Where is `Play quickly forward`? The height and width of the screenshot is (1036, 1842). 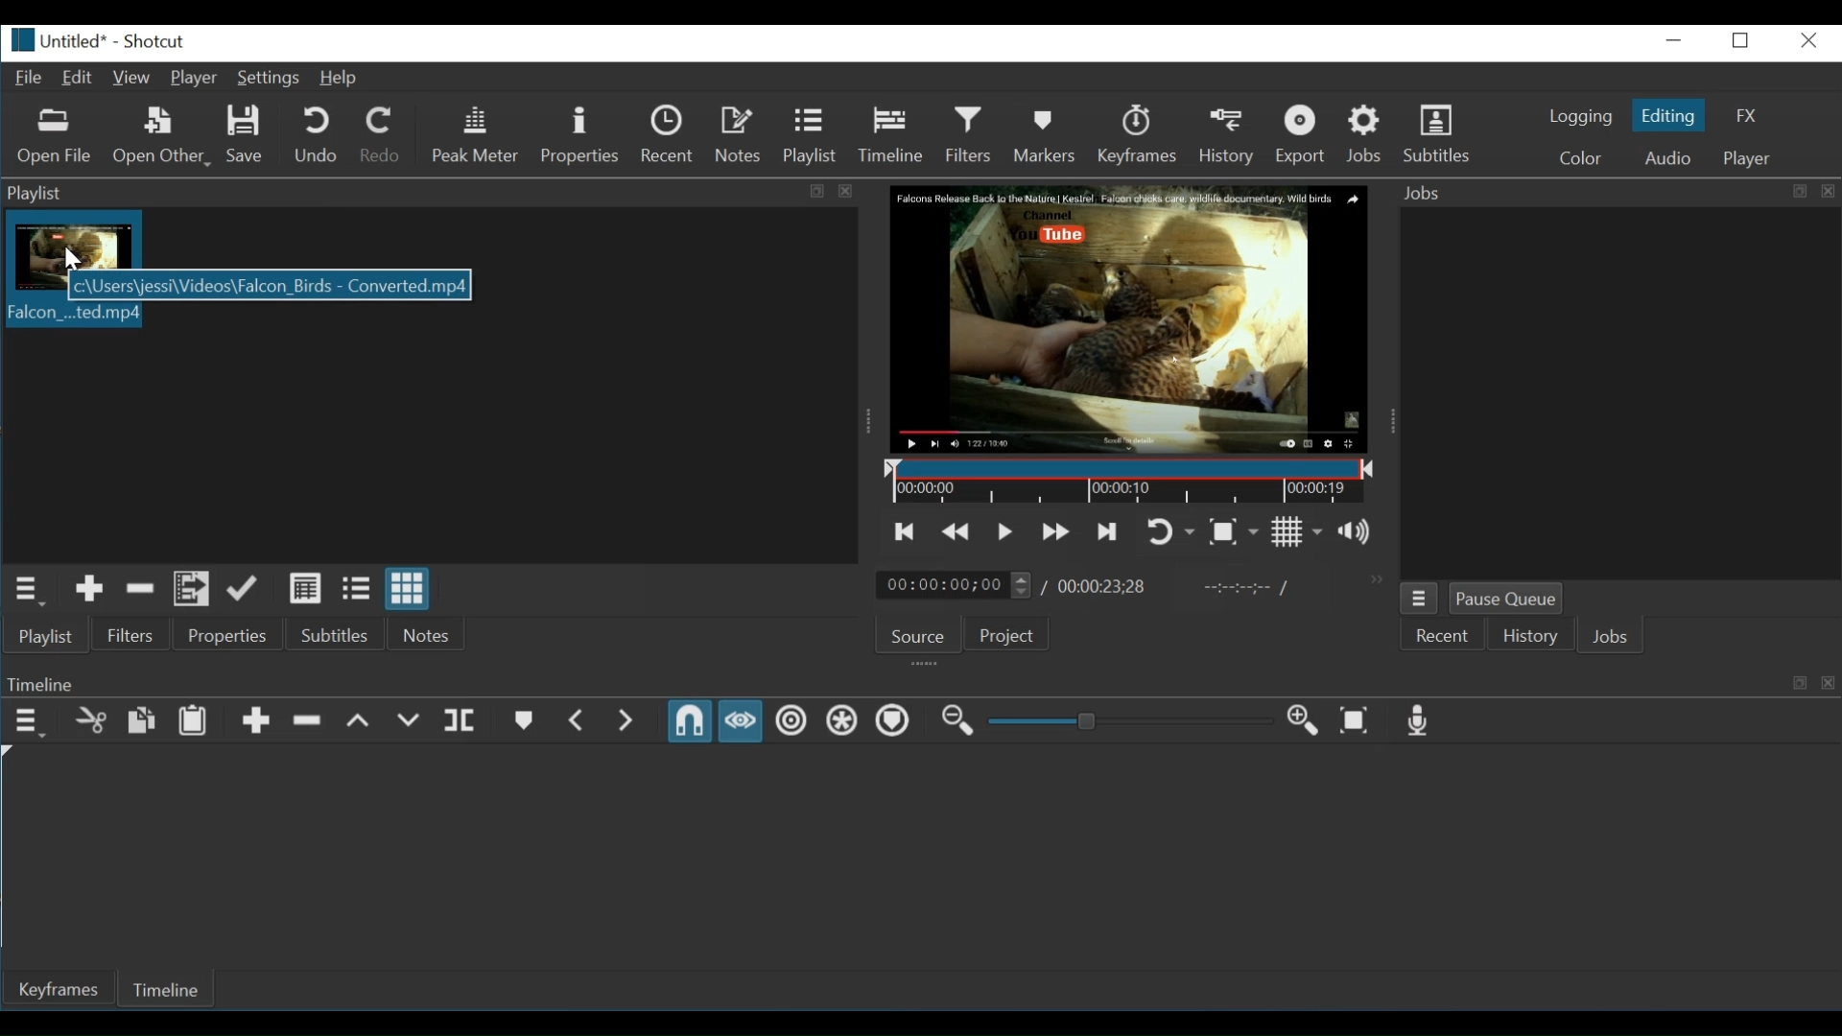
Play quickly forward is located at coordinates (1056, 530).